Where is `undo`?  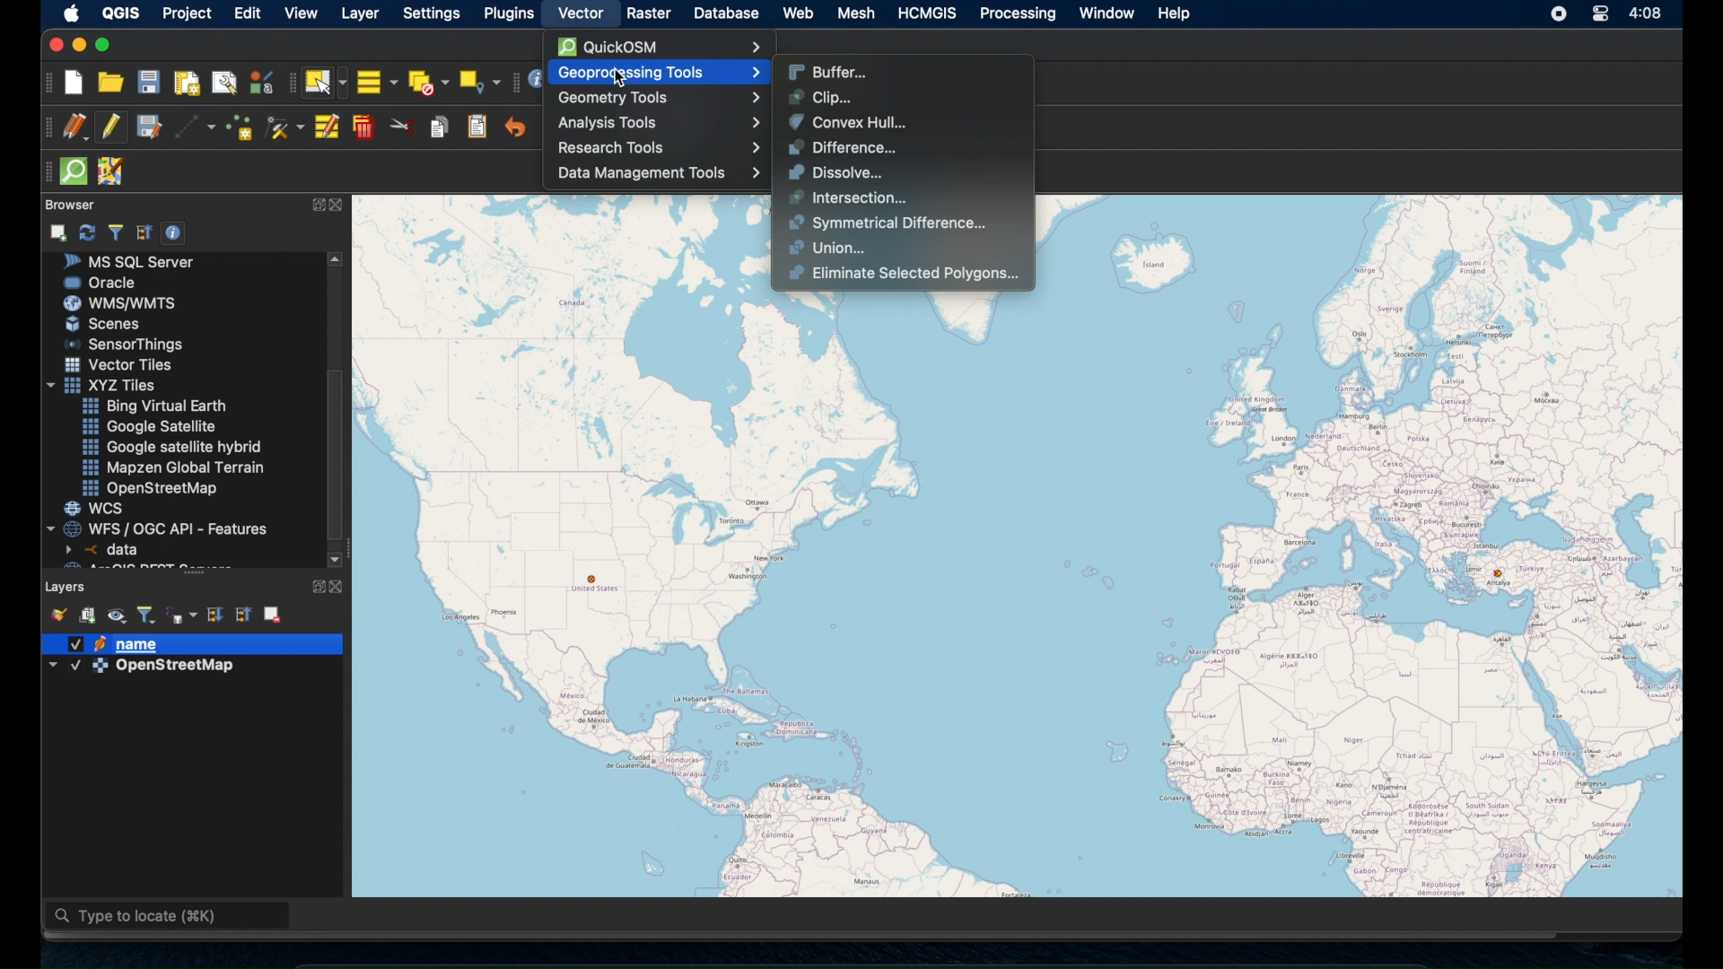
undo is located at coordinates (515, 128).